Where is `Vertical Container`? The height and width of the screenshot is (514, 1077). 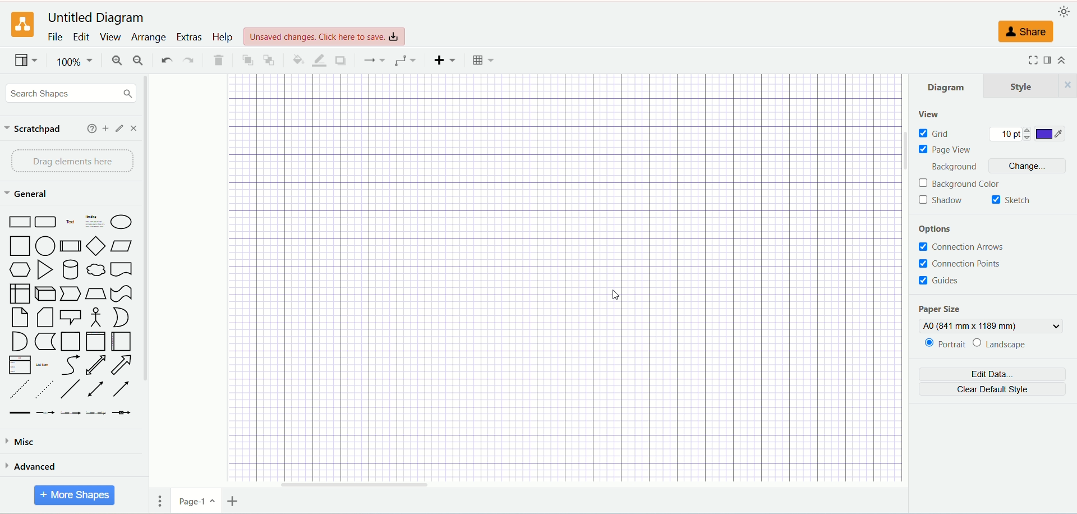 Vertical Container is located at coordinates (95, 342).